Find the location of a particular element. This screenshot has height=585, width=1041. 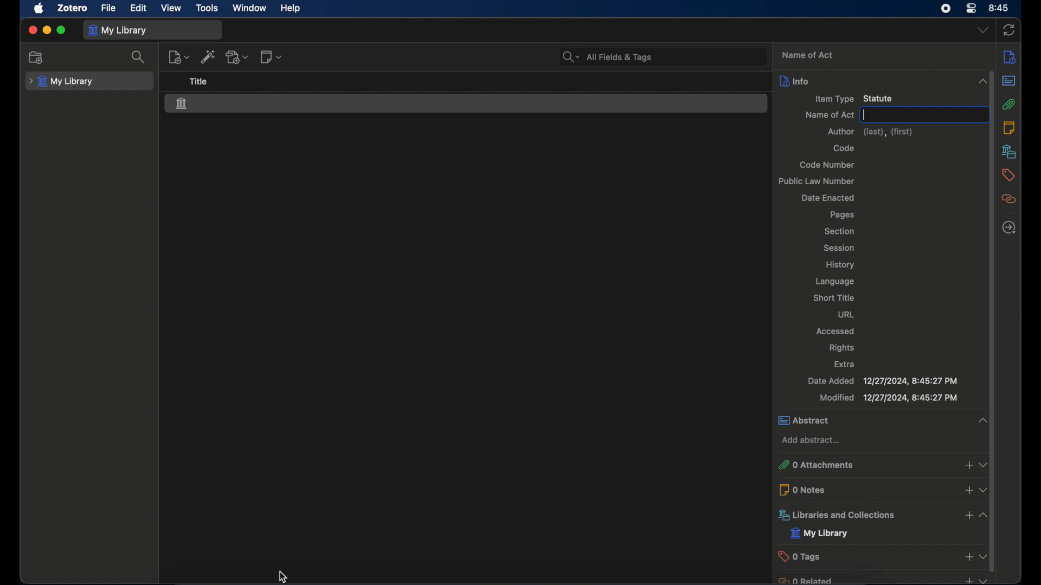

name of act is located at coordinates (807, 55).